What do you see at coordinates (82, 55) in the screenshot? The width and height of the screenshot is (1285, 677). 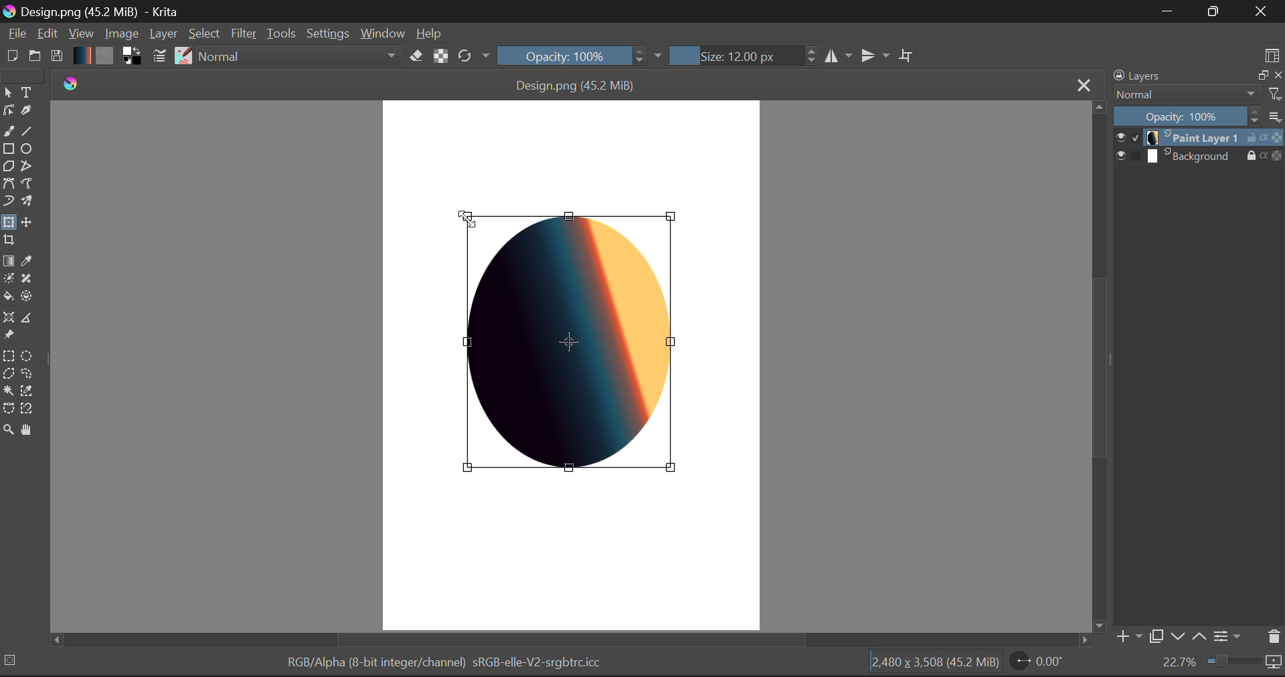 I see `Gradient` at bounding box center [82, 55].